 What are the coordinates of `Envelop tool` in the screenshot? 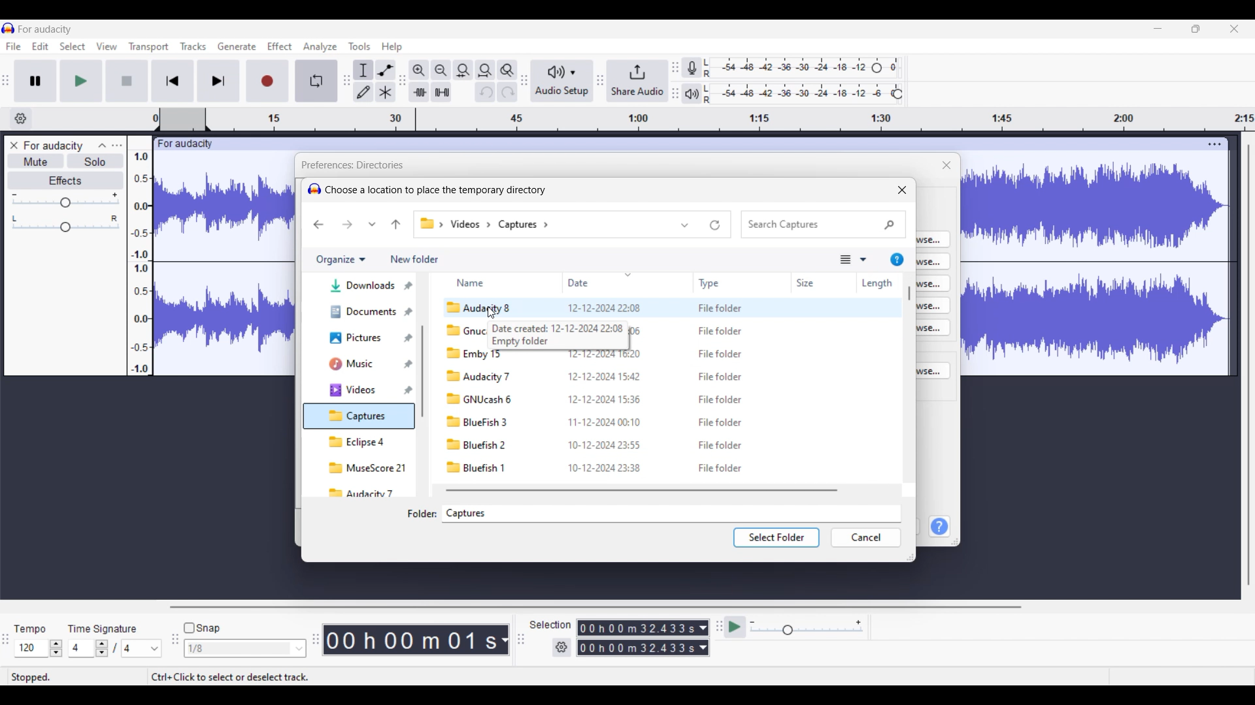 It's located at (386, 70).